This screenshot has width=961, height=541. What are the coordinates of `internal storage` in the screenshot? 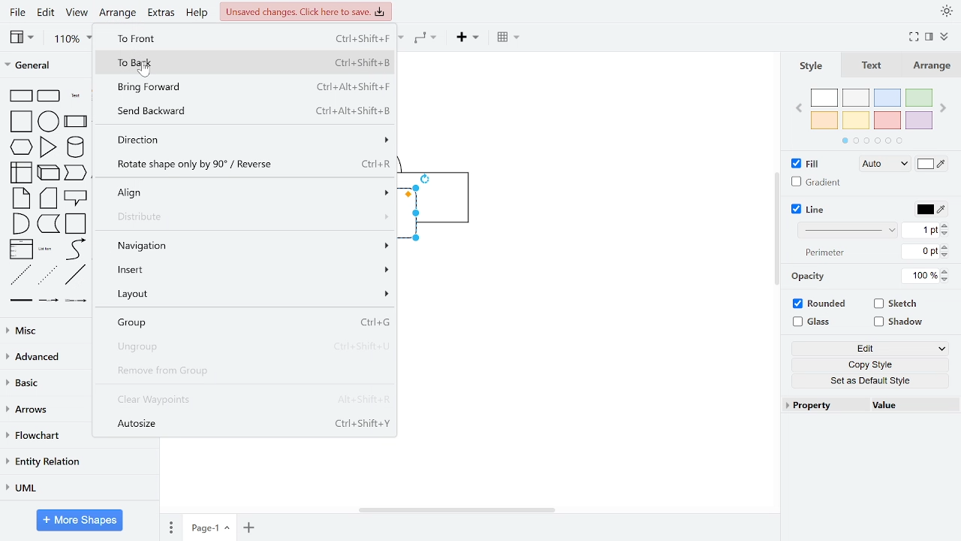 It's located at (23, 173).